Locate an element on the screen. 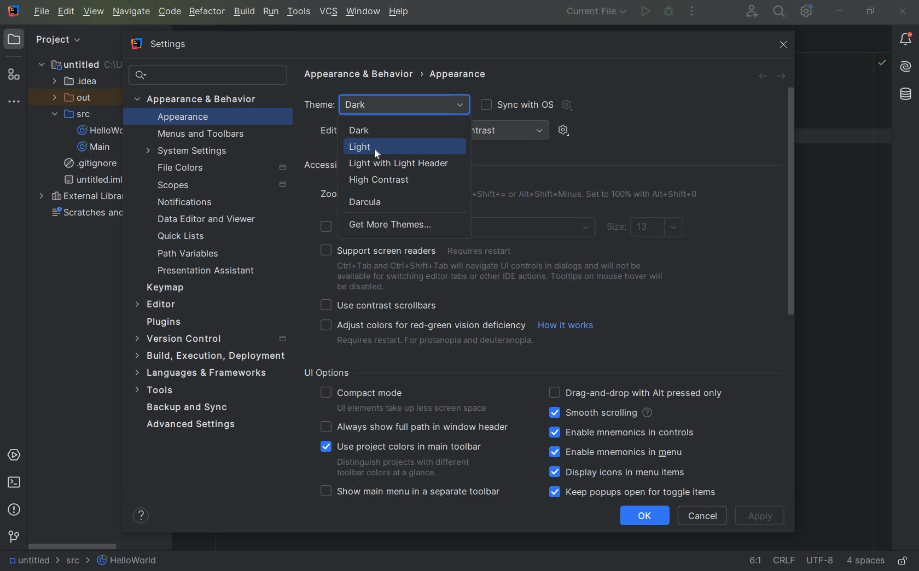 This screenshot has width=919, height=571. Edit: dark is located at coordinates (374, 130).